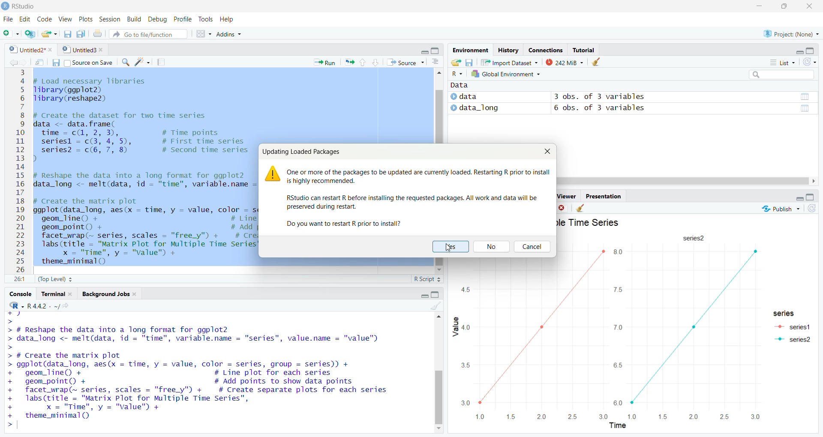 The width and height of the screenshot is (823, 437). What do you see at coordinates (159, 19) in the screenshot?
I see `Debug` at bounding box center [159, 19].